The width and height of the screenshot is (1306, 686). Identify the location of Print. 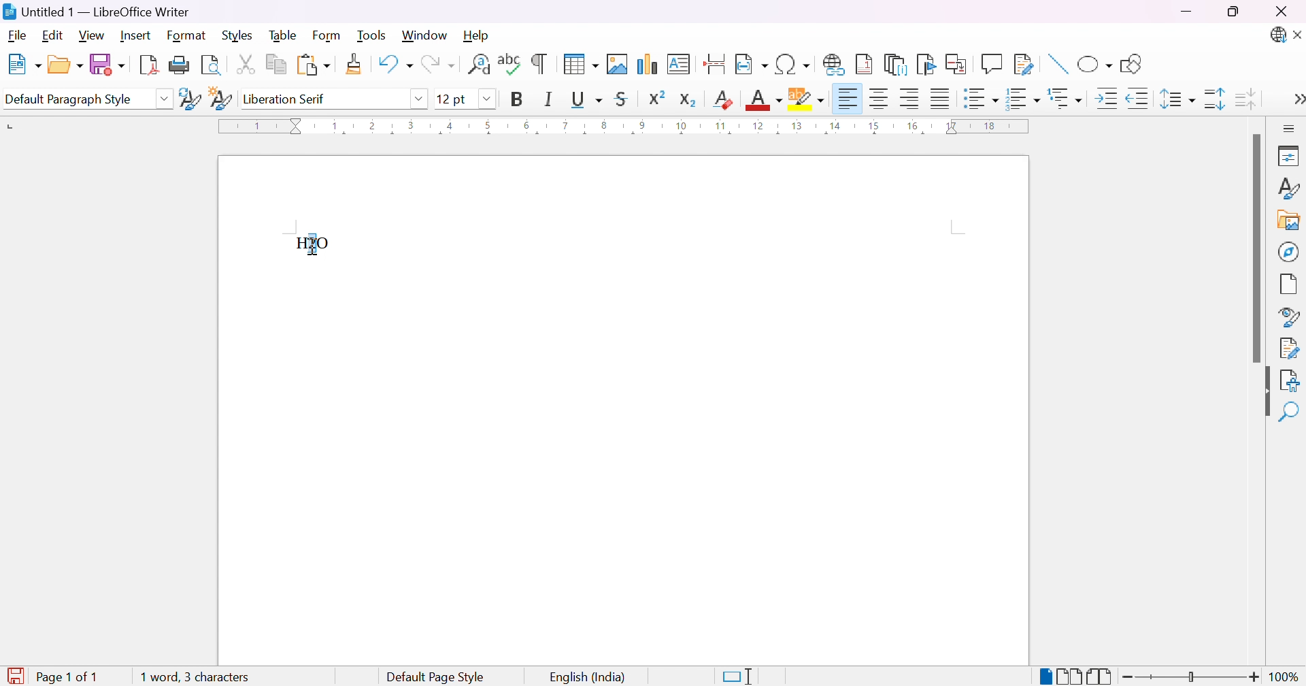
(180, 65).